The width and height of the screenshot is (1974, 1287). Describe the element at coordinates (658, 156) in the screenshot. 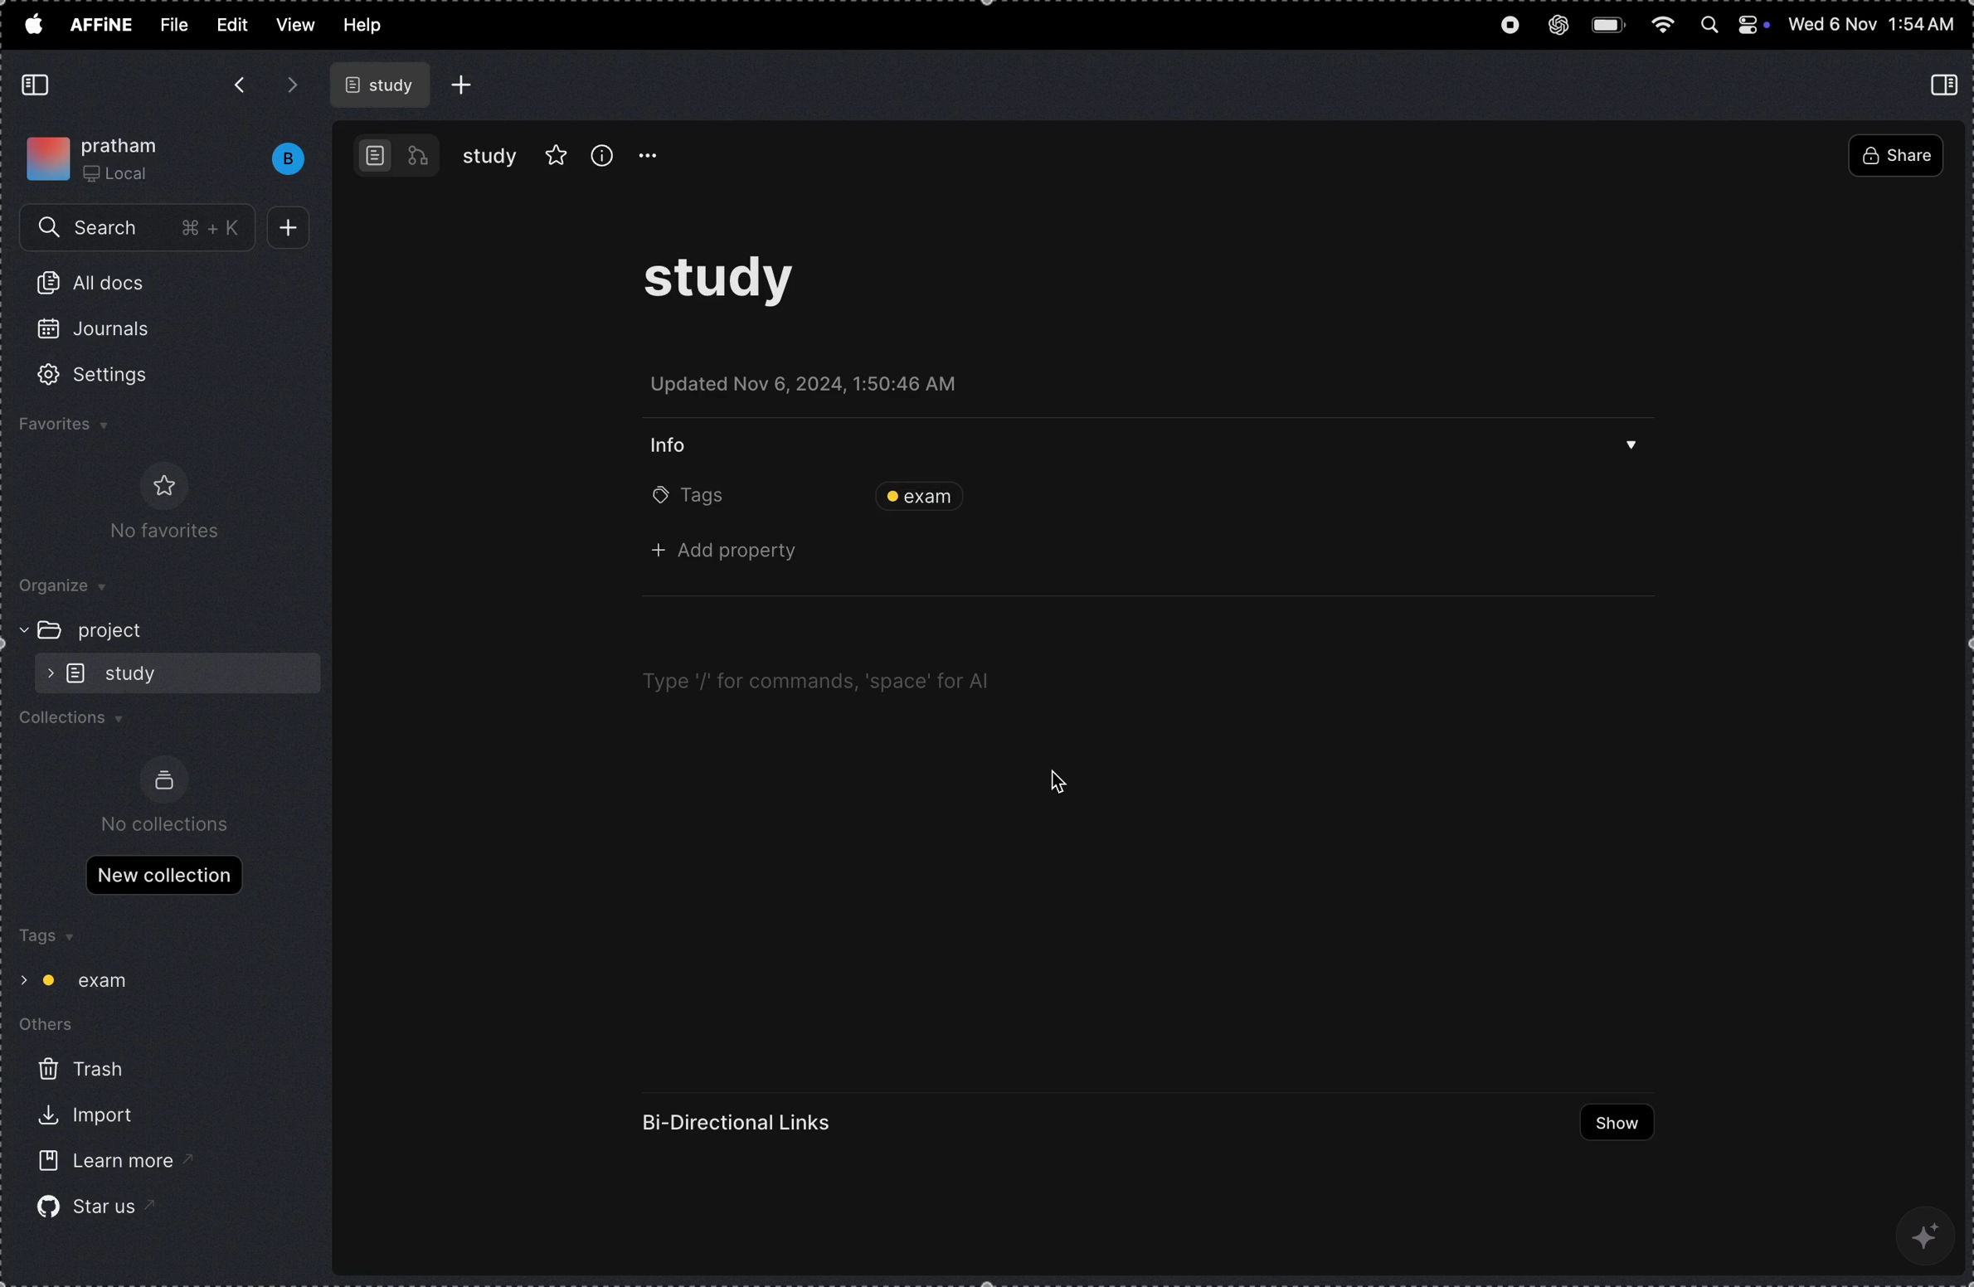

I see `option` at that location.